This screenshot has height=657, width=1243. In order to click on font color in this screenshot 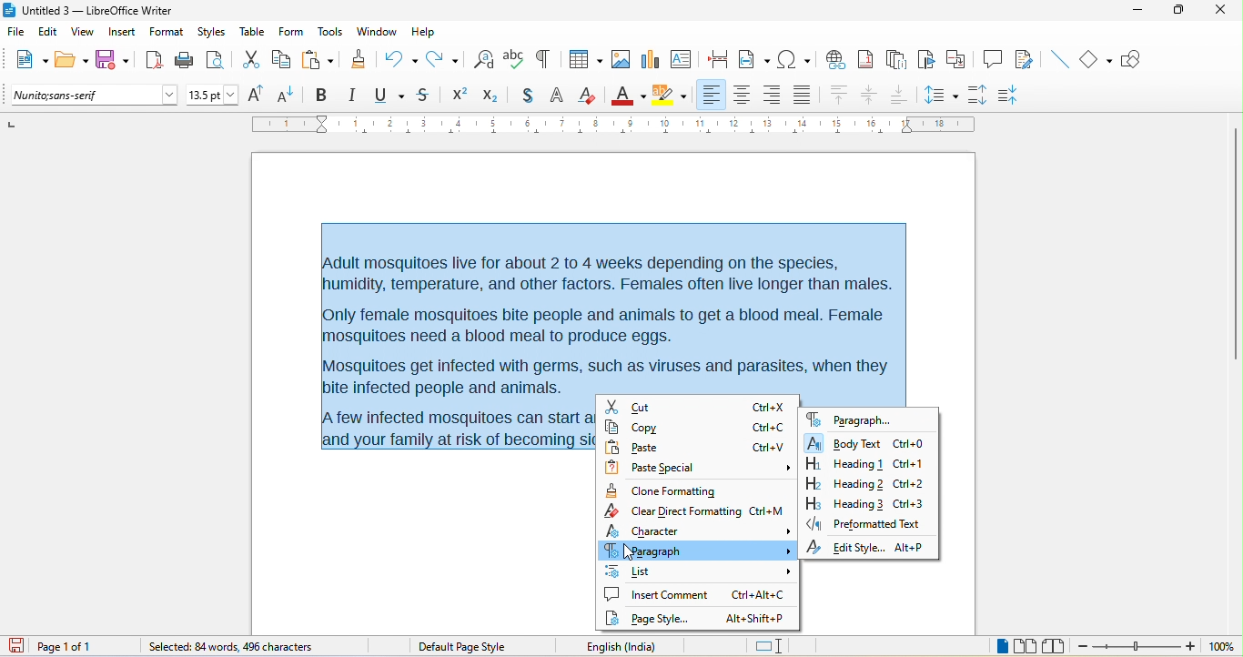, I will do `click(629, 94)`.